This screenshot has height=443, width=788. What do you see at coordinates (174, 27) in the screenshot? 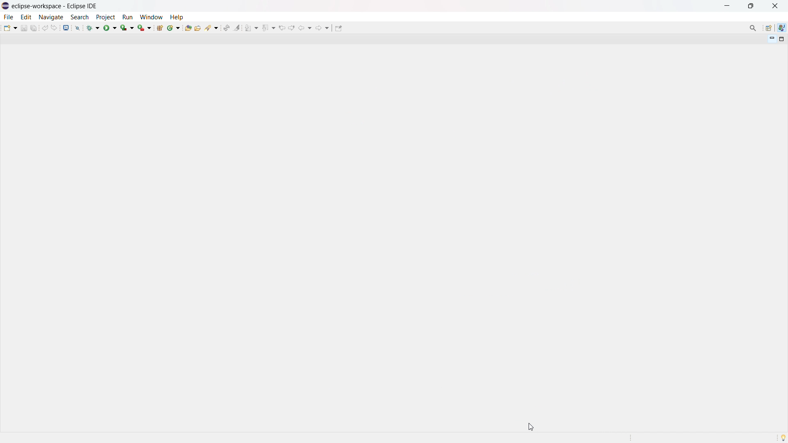
I see `new java class` at bounding box center [174, 27].